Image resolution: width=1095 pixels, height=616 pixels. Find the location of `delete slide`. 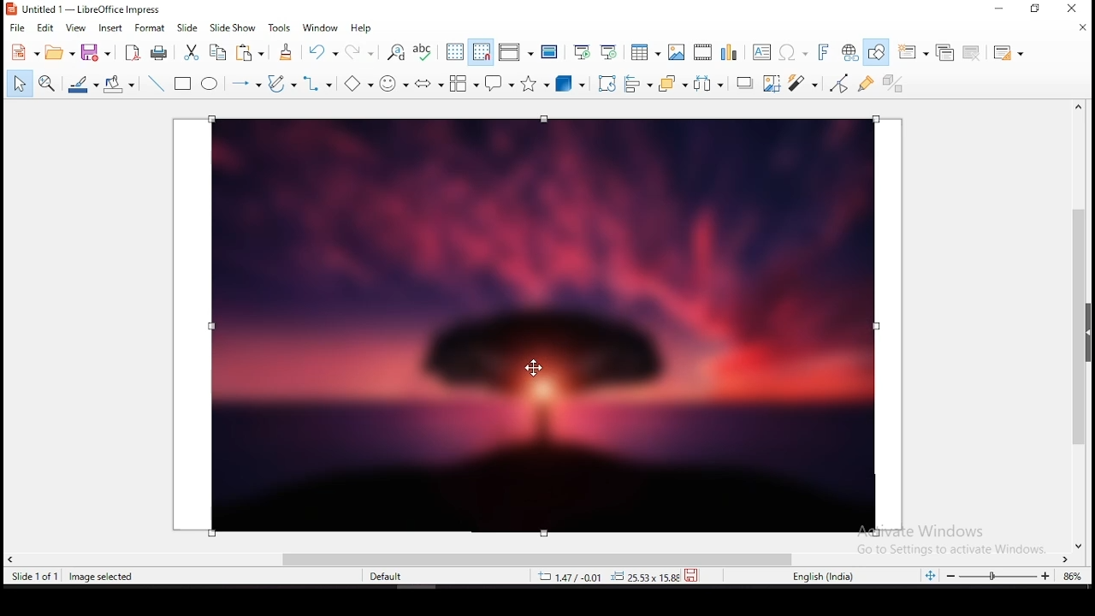

delete slide is located at coordinates (972, 52).